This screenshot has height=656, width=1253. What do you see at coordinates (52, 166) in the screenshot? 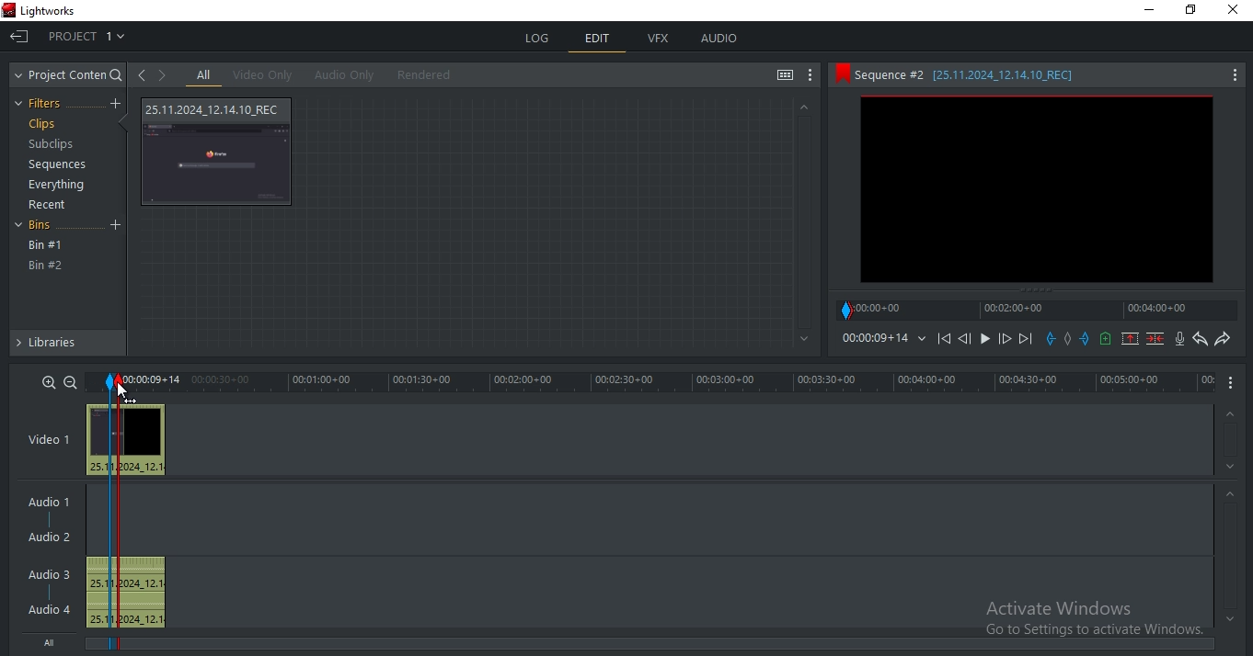
I see `sequences` at bounding box center [52, 166].